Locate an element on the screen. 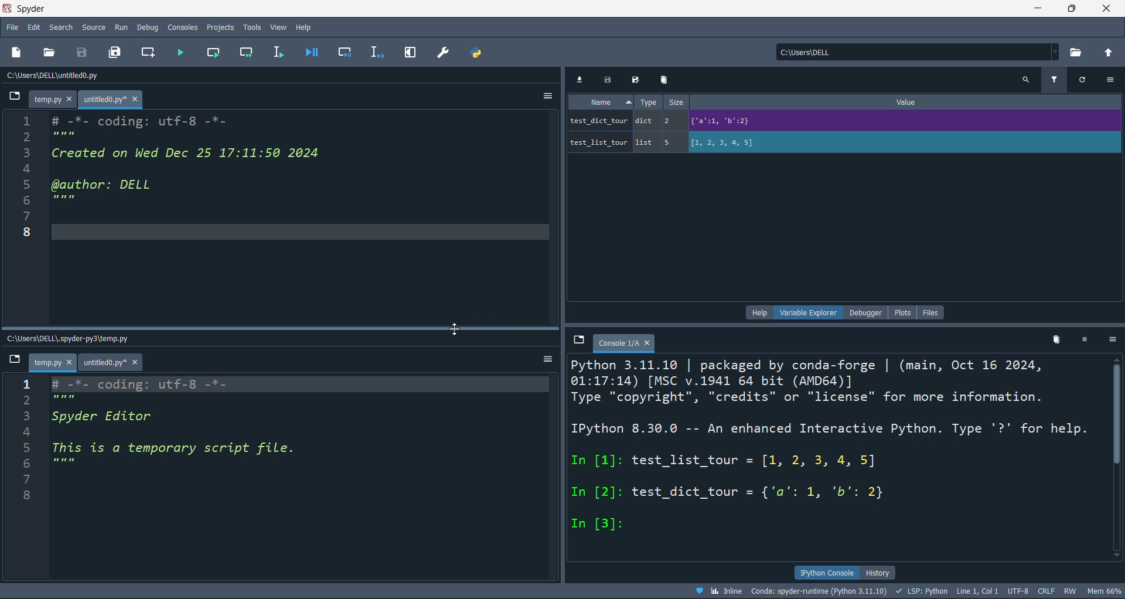 This screenshot has width=1125, height=599. run file is located at coordinates (182, 53).